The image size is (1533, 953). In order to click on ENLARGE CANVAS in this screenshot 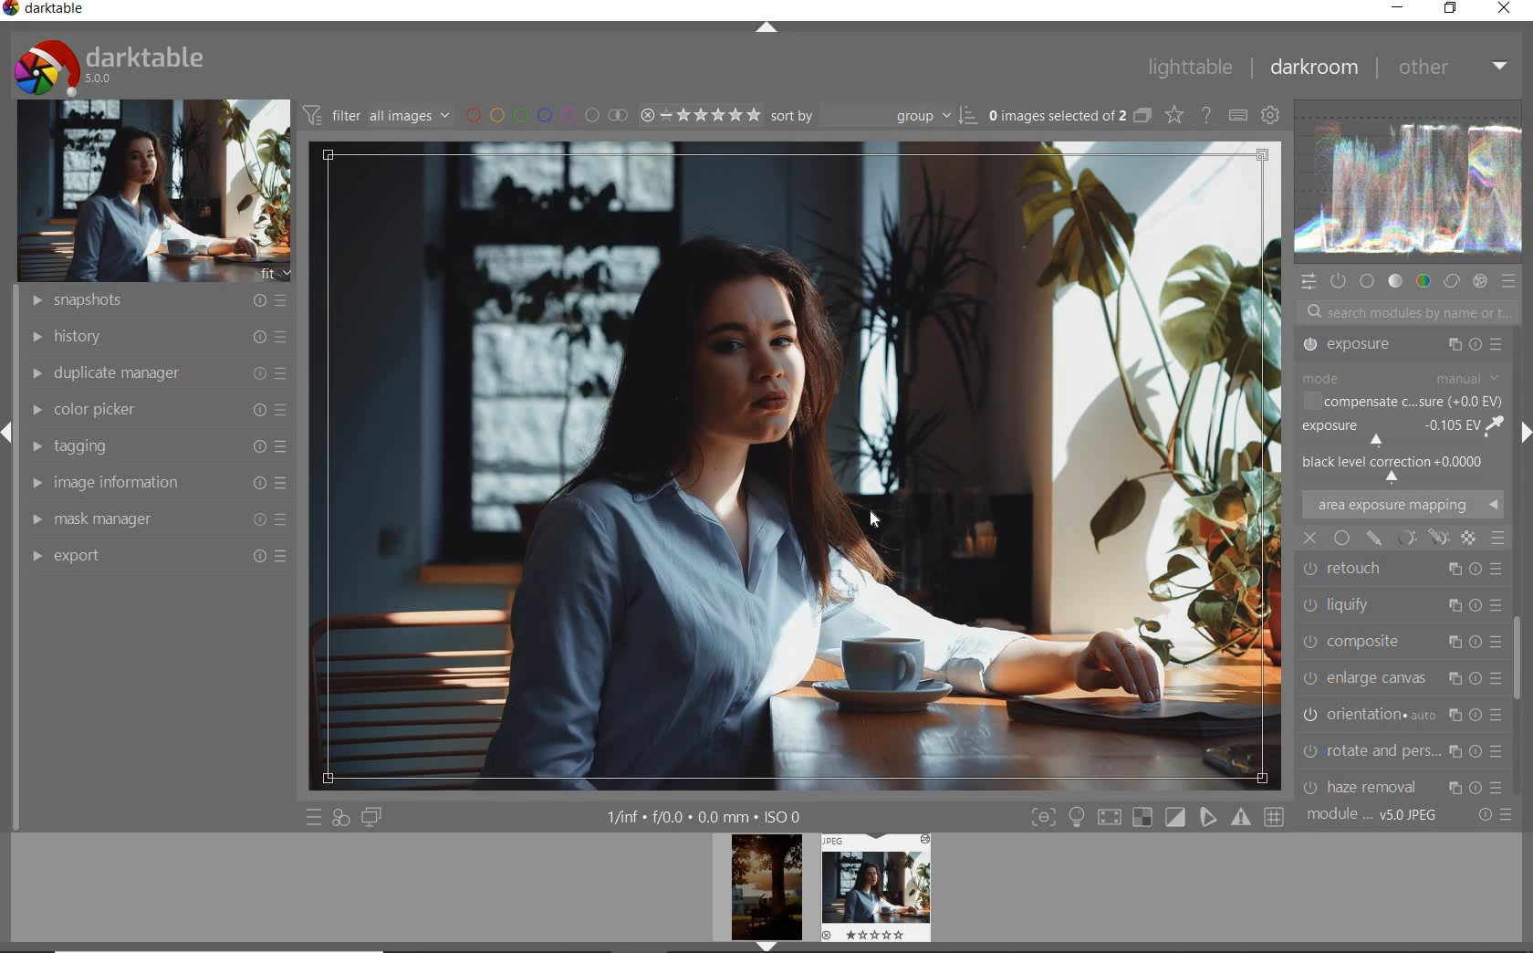, I will do `click(1402, 564)`.